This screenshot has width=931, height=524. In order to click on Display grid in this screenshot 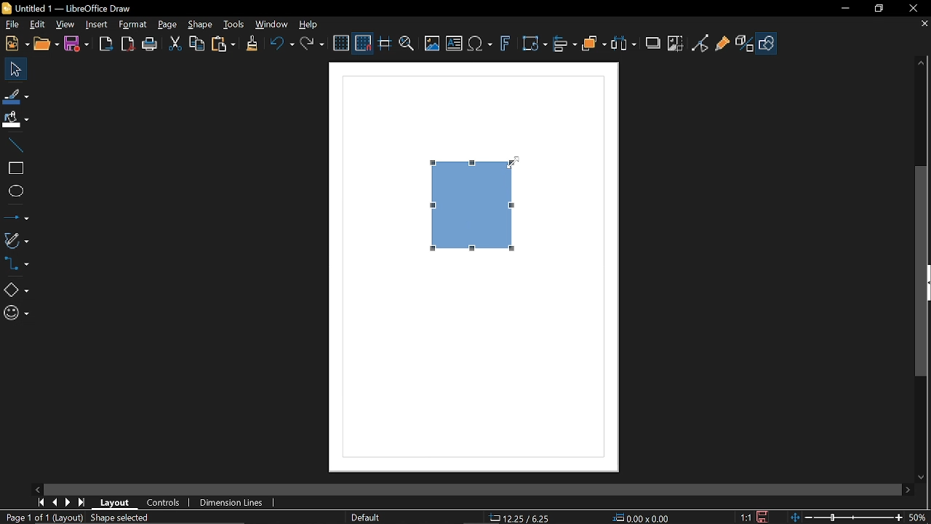, I will do `click(342, 44)`.